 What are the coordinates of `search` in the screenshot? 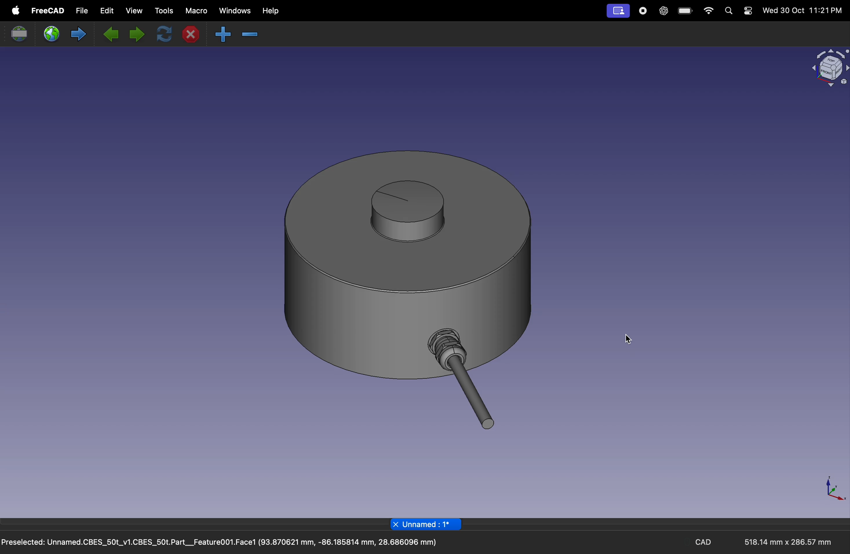 It's located at (728, 11).